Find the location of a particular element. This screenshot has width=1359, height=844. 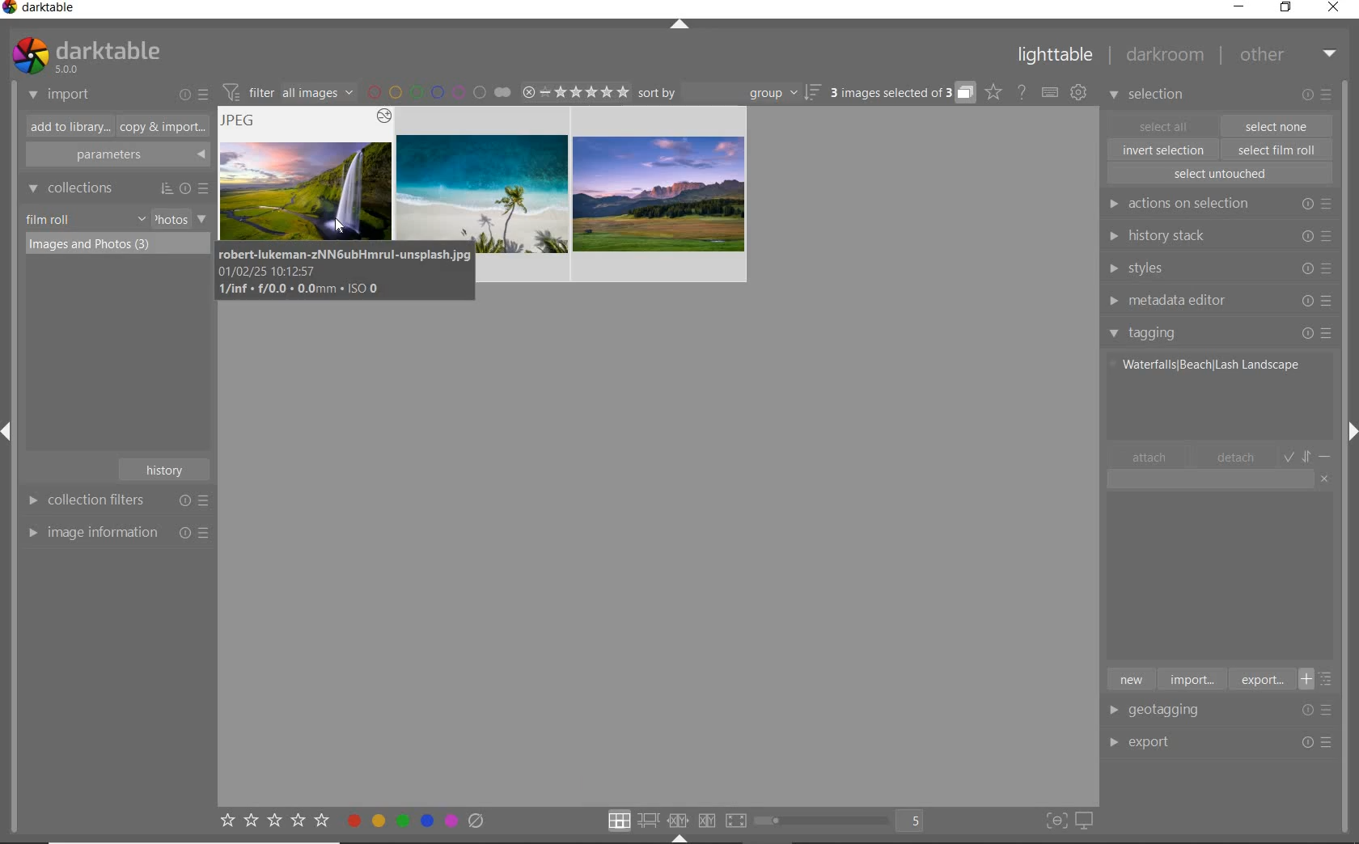

import is located at coordinates (60, 95).